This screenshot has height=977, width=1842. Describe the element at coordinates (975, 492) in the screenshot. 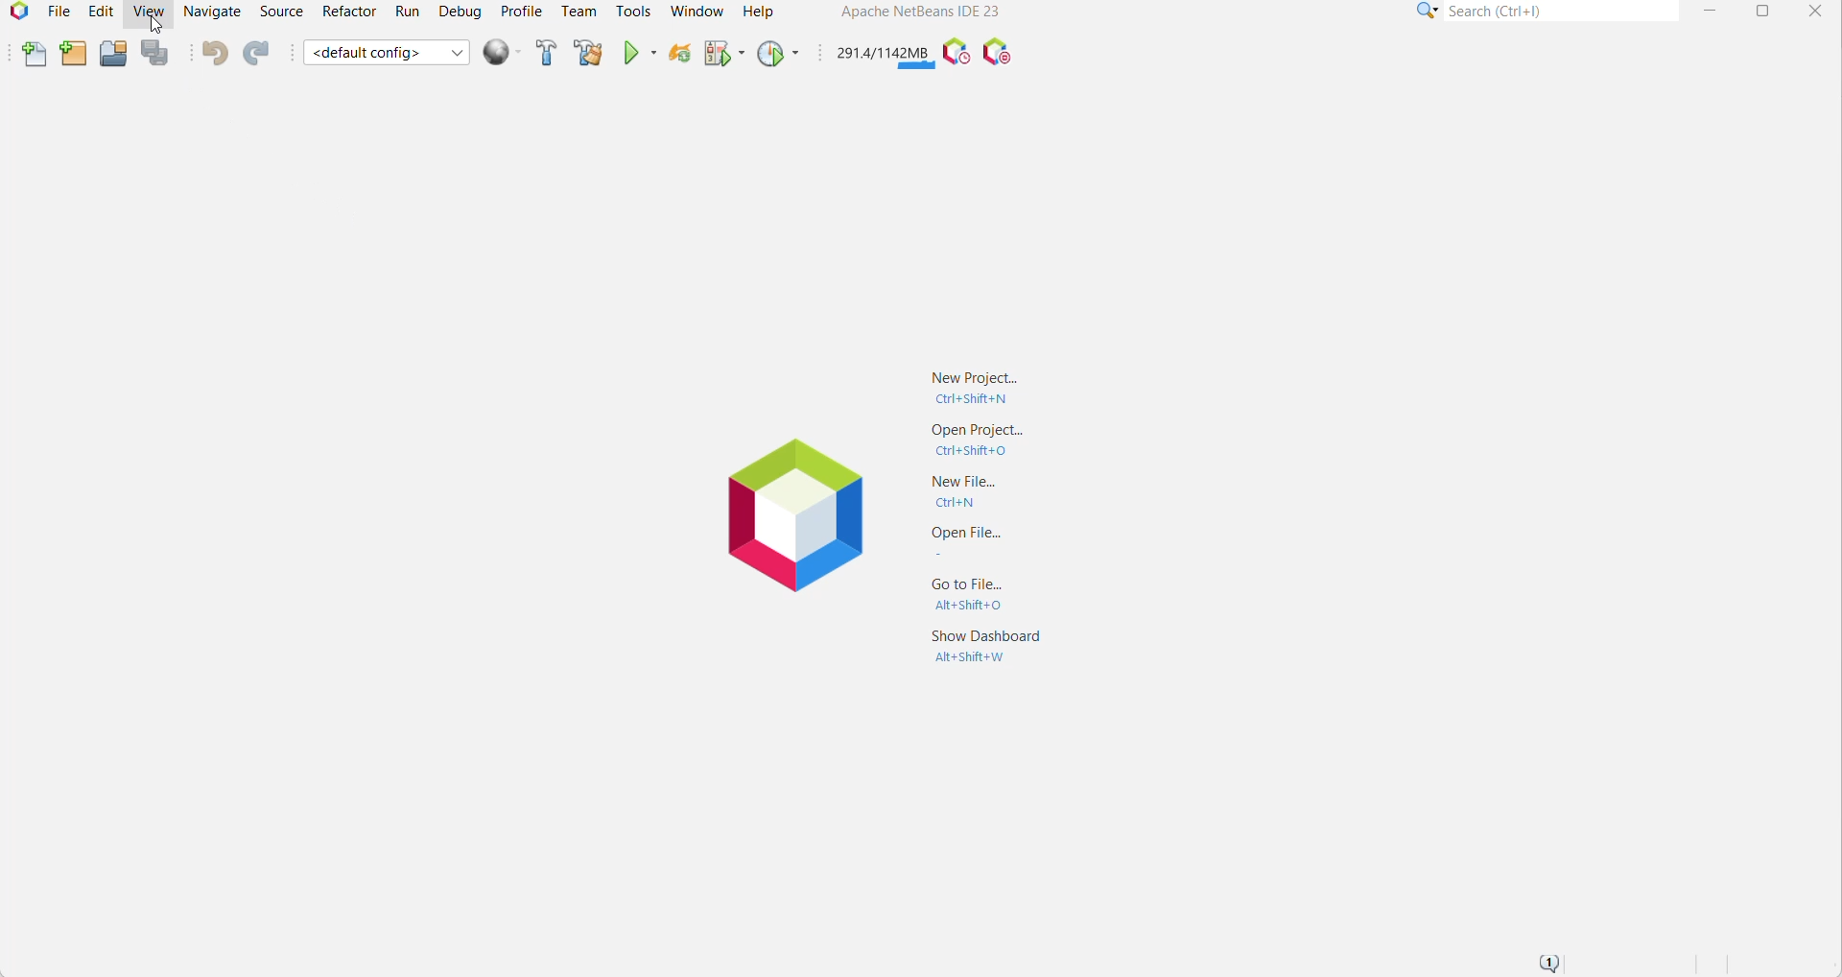

I see `New File` at that location.